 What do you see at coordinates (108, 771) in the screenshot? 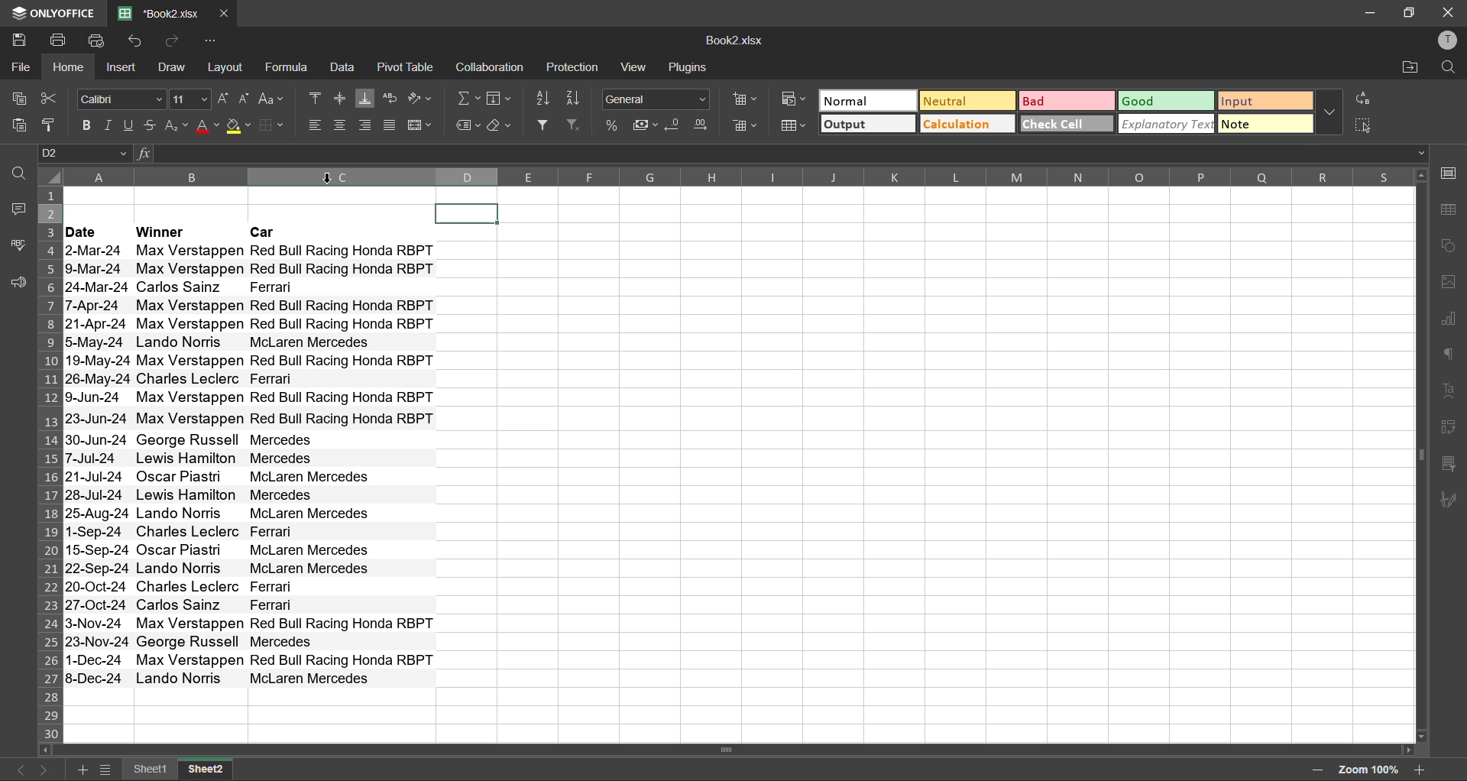
I see `sheet list` at bounding box center [108, 771].